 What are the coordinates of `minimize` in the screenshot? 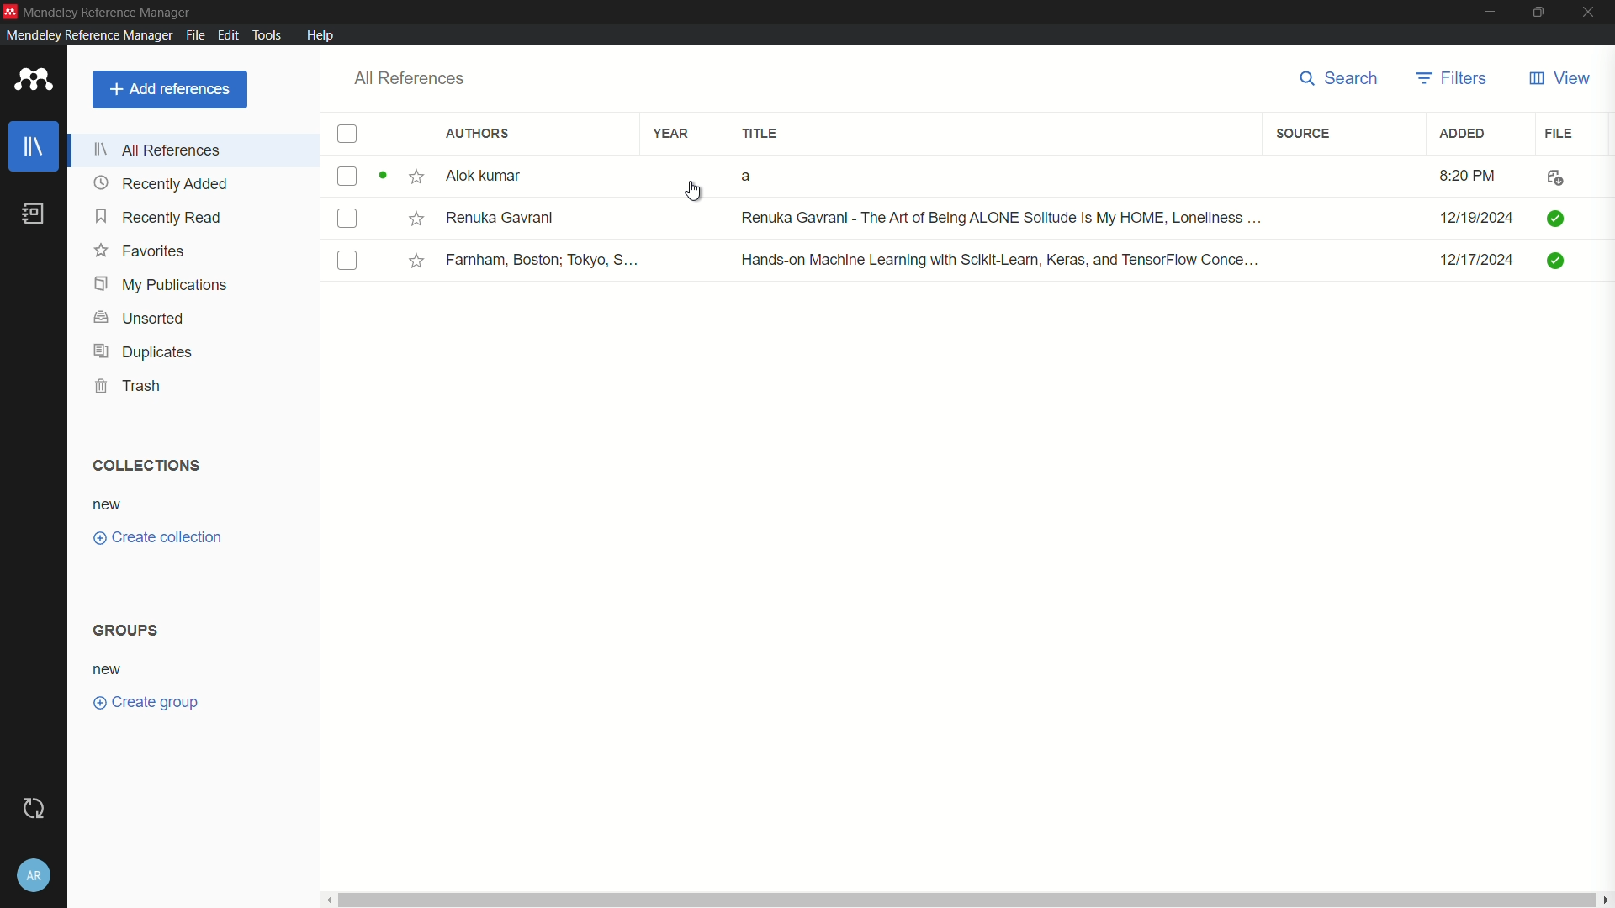 It's located at (1491, 13).